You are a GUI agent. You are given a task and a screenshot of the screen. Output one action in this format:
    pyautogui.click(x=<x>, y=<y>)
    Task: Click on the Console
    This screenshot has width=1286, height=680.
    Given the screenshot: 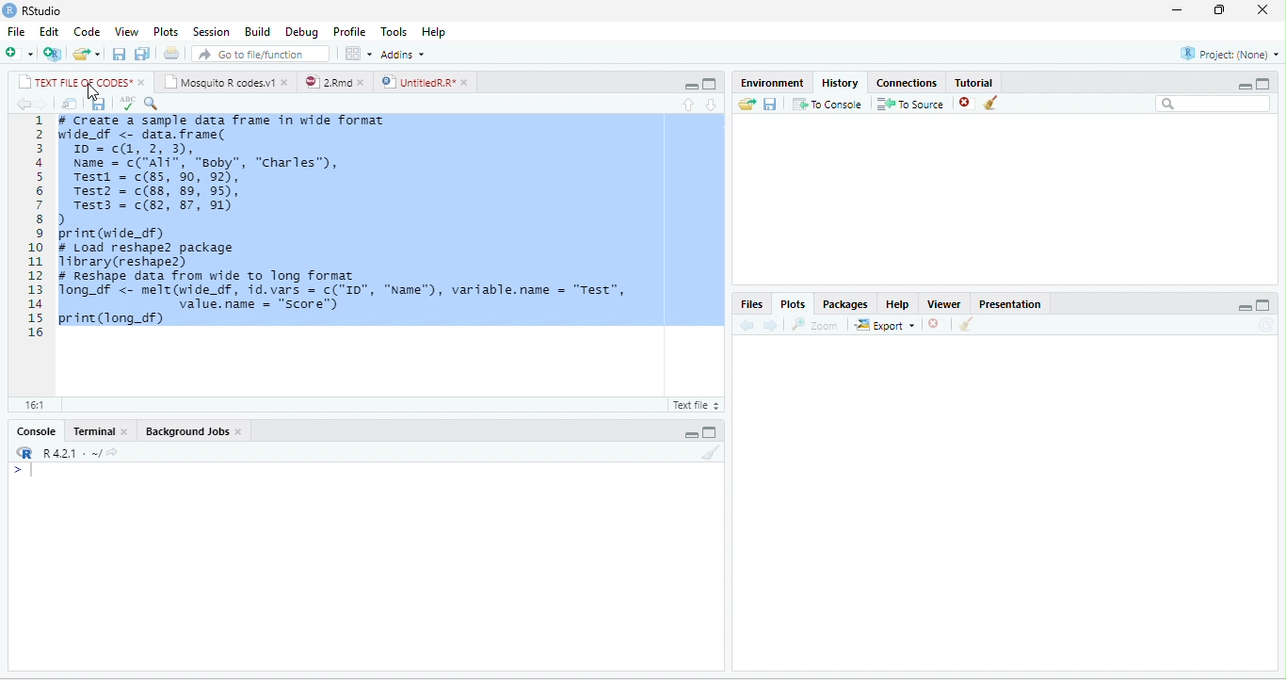 What is the action you would take?
    pyautogui.click(x=36, y=430)
    